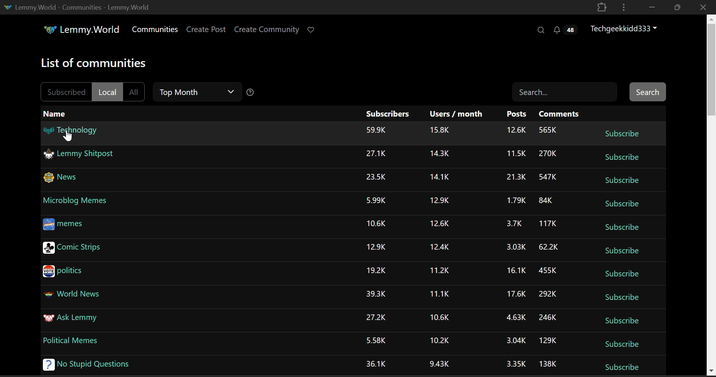  Describe the element at coordinates (376, 153) in the screenshot. I see `Amount` at that location.